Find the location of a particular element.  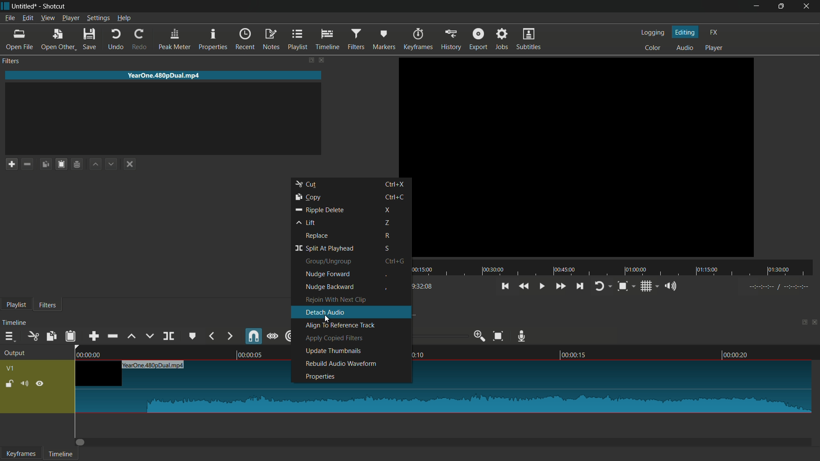

playlist is located at coordinates (16, 305).